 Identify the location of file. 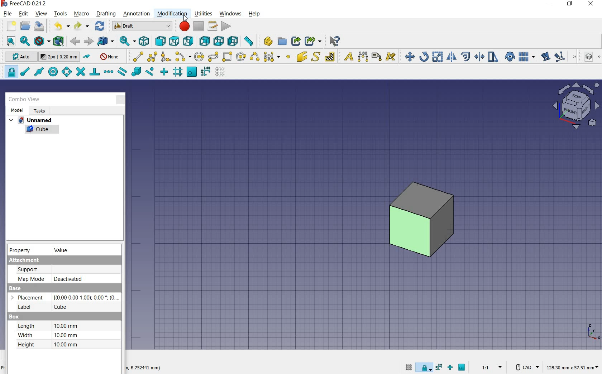
(8, 13).